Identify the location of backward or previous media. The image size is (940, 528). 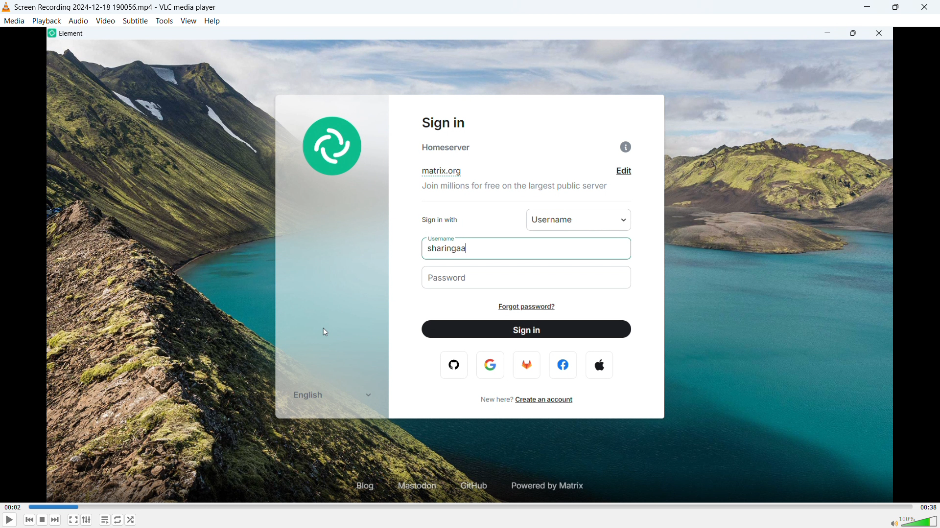
(29, 520).